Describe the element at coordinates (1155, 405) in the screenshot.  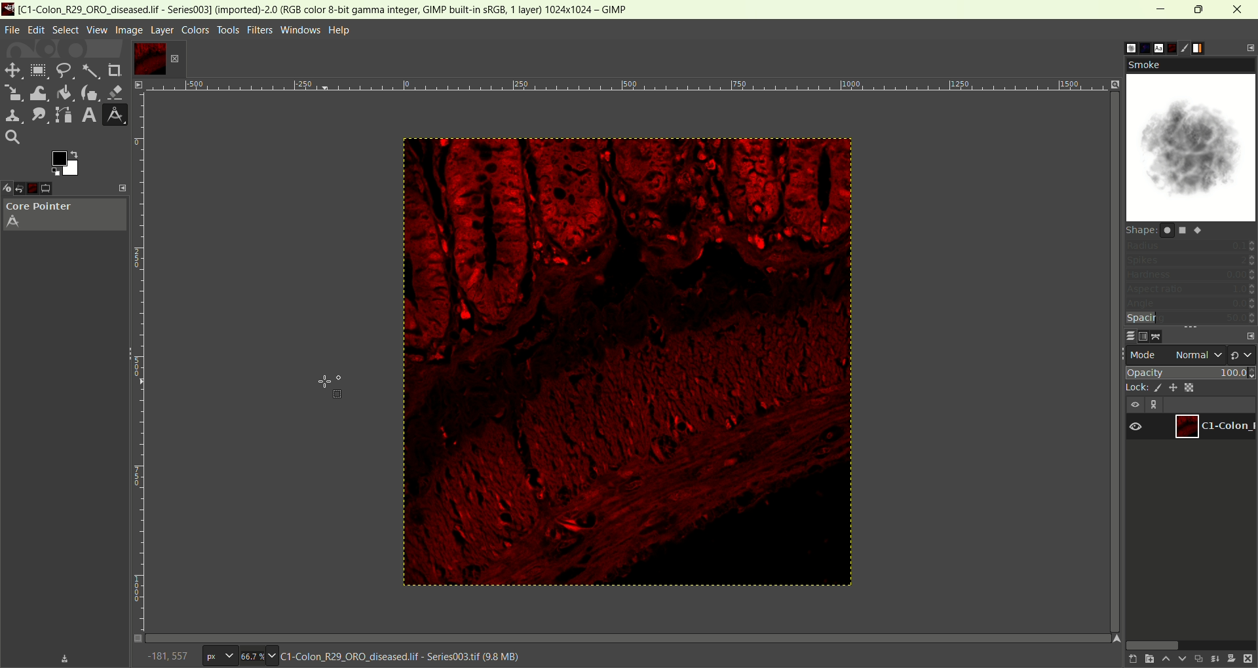
I see `link layer` at that location.